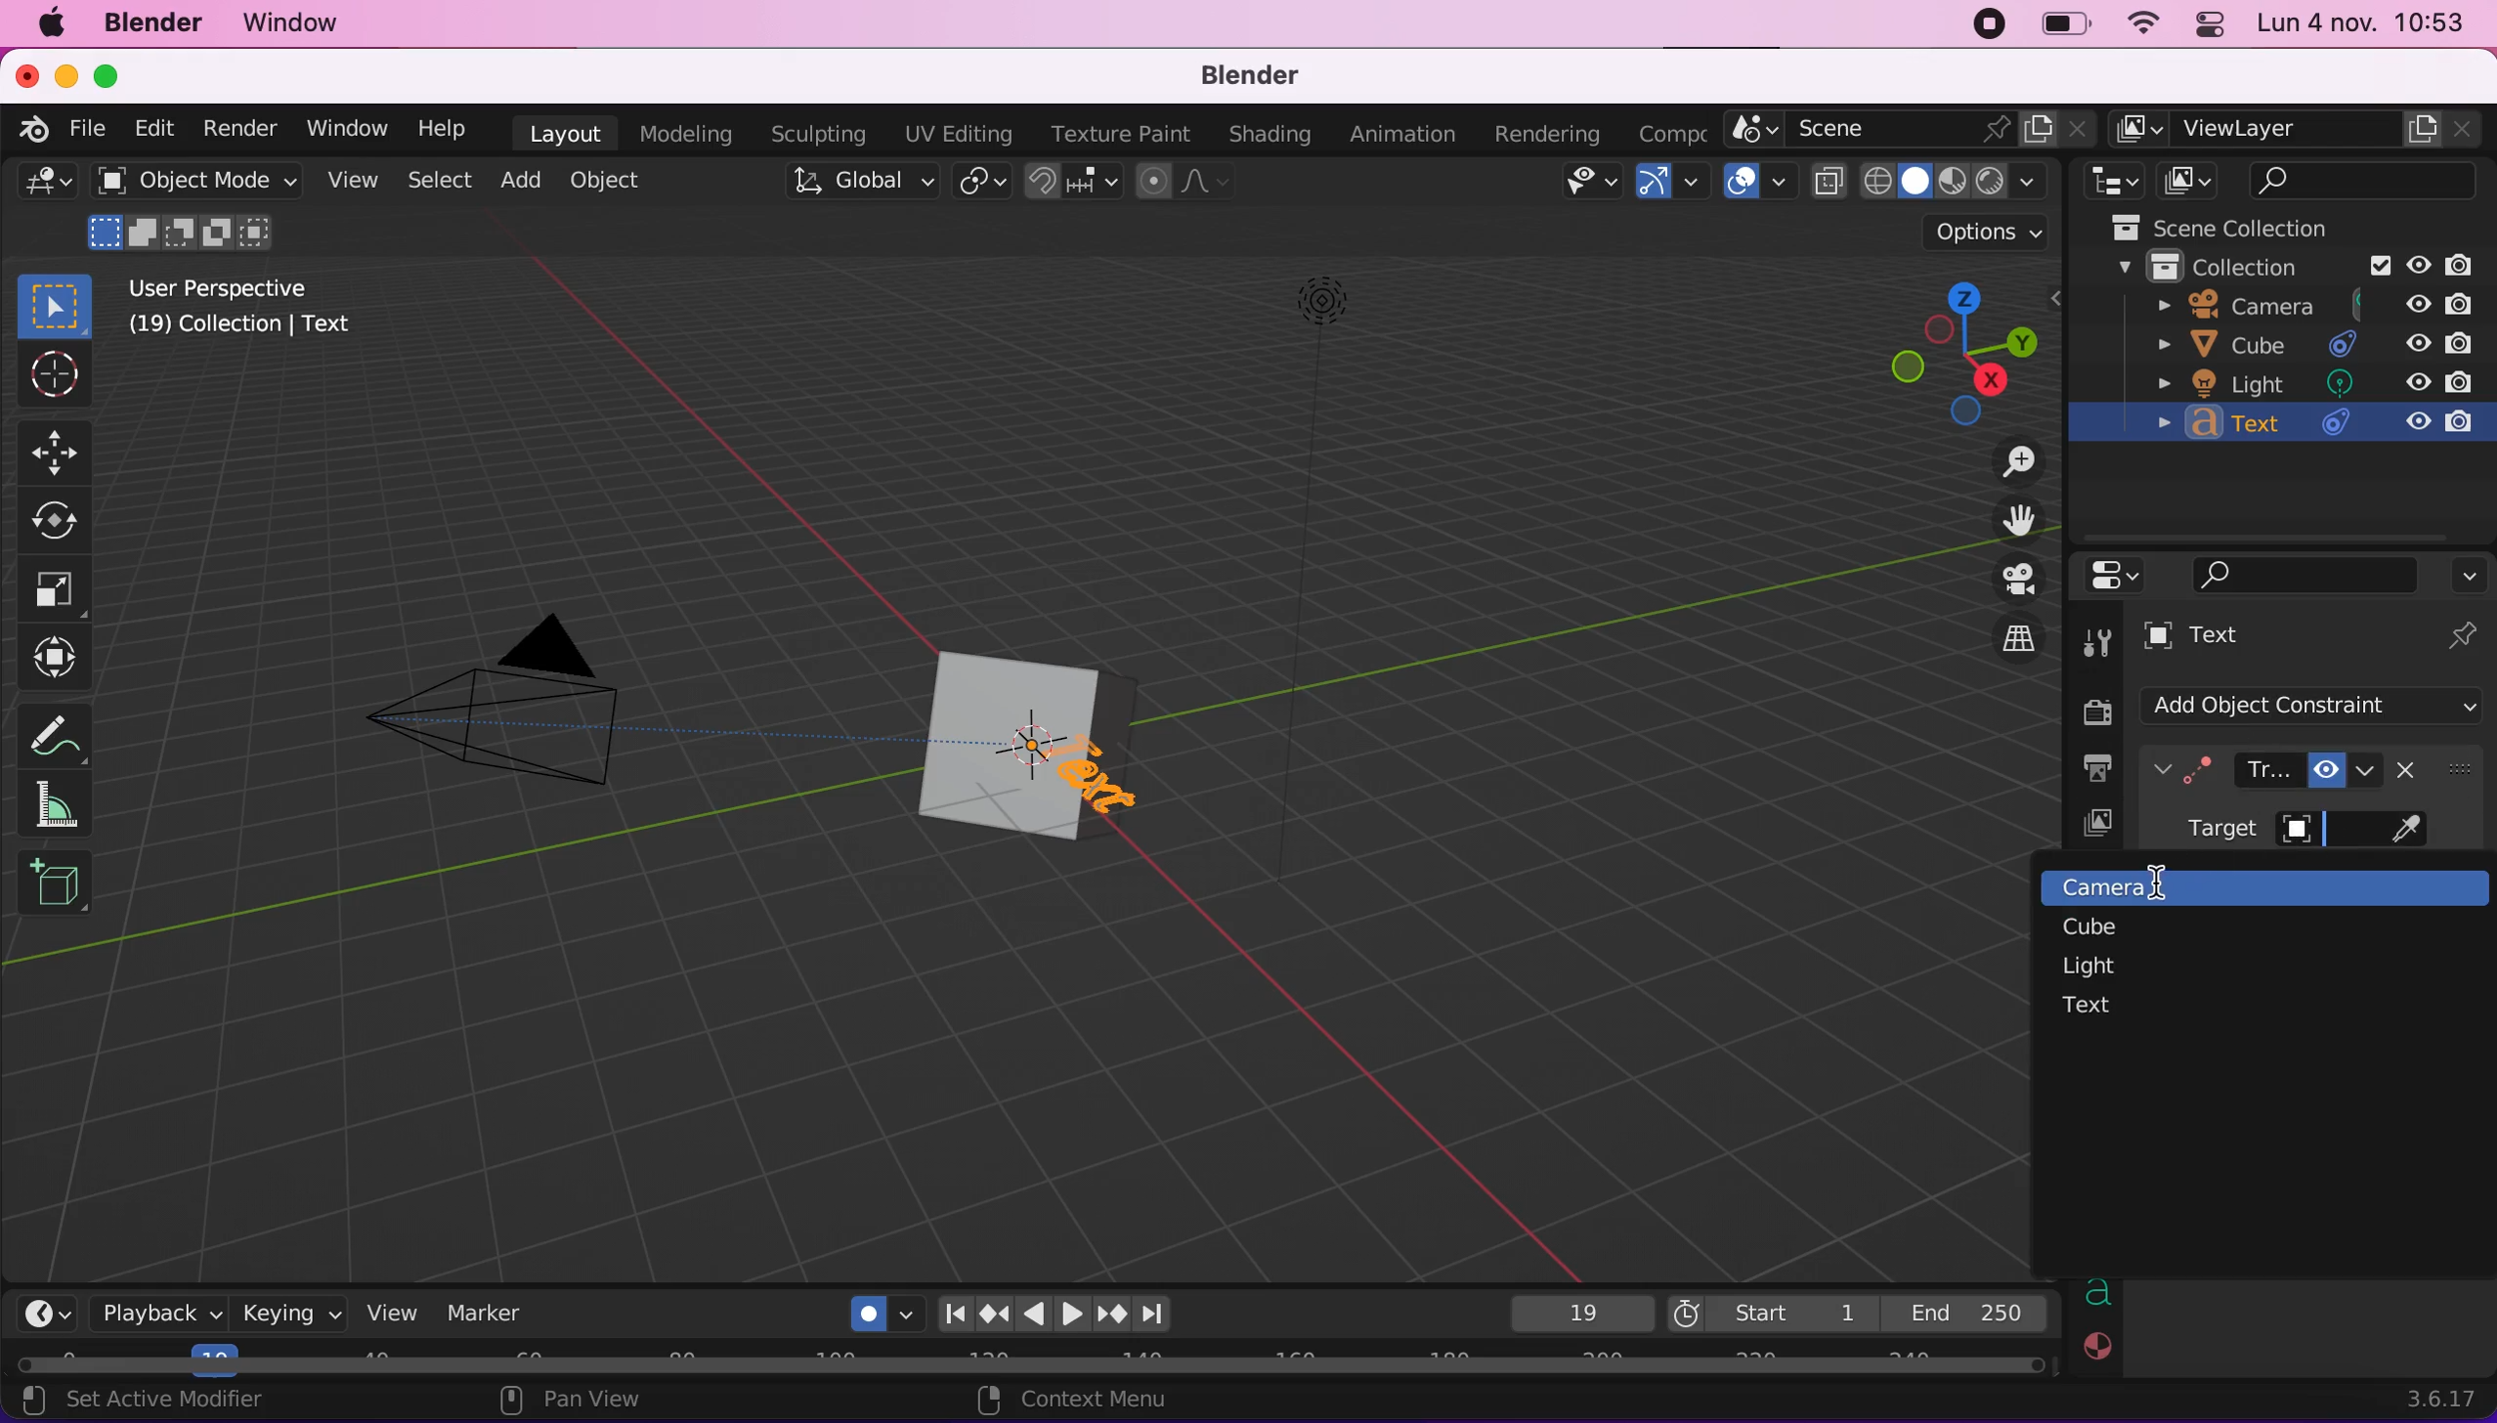 Image resolution: width=2497 pixels, height=1423 pixels. Describe the element at coordinates (451, 131) in the screenshot. I see `help` at that location.